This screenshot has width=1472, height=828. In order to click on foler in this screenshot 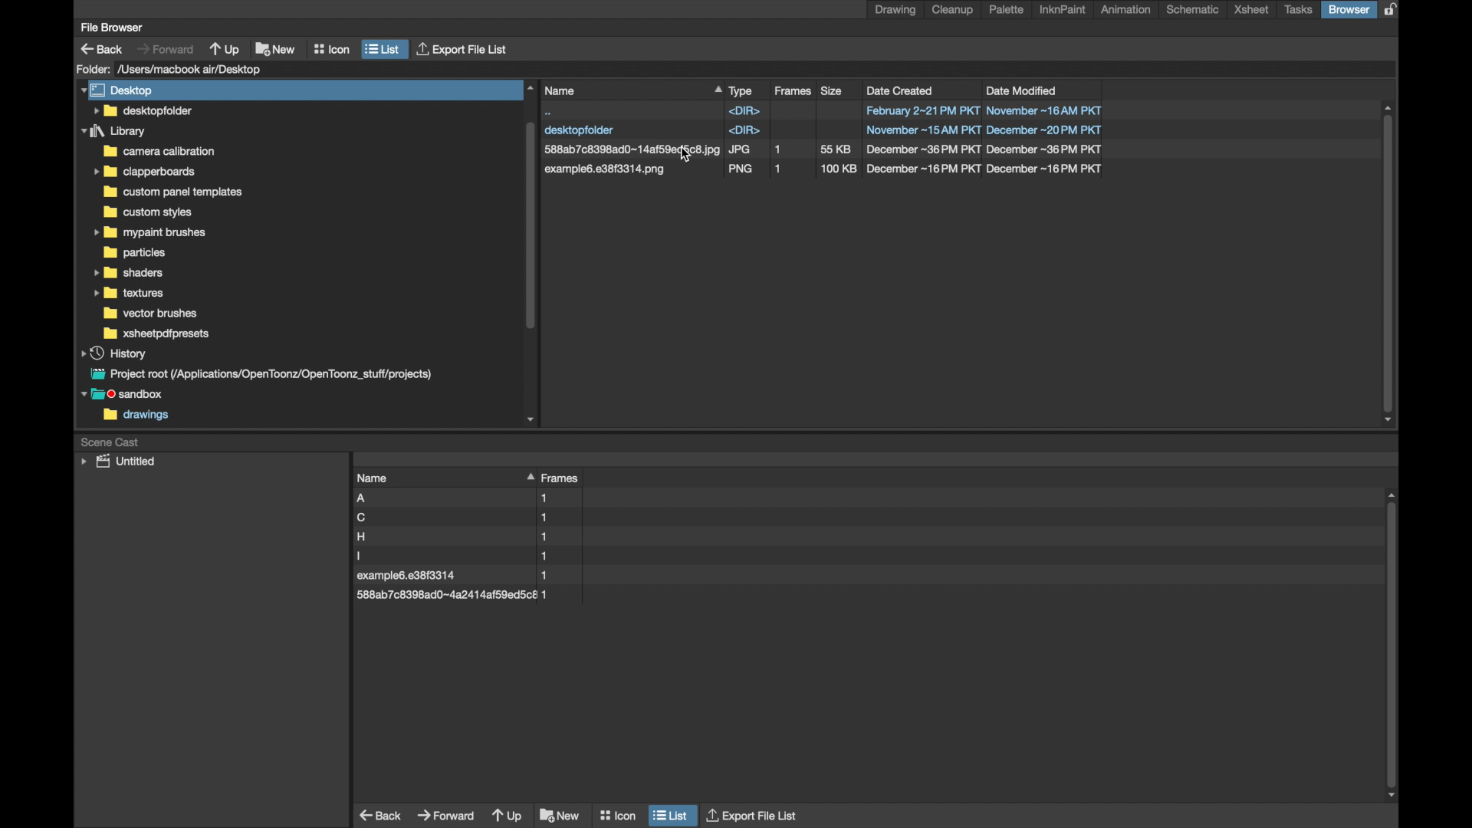, I will do `click(156, 333)`.